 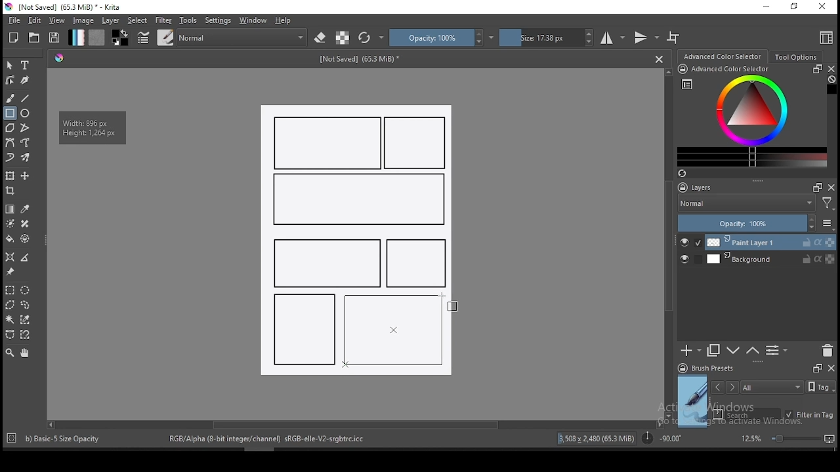 What do you see at coordinates (54, 38) in the screenshot?
I see `save` at bounding box center [54, 38].